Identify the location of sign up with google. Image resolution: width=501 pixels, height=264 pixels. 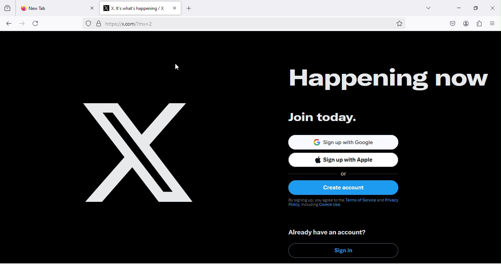
(343, 140).